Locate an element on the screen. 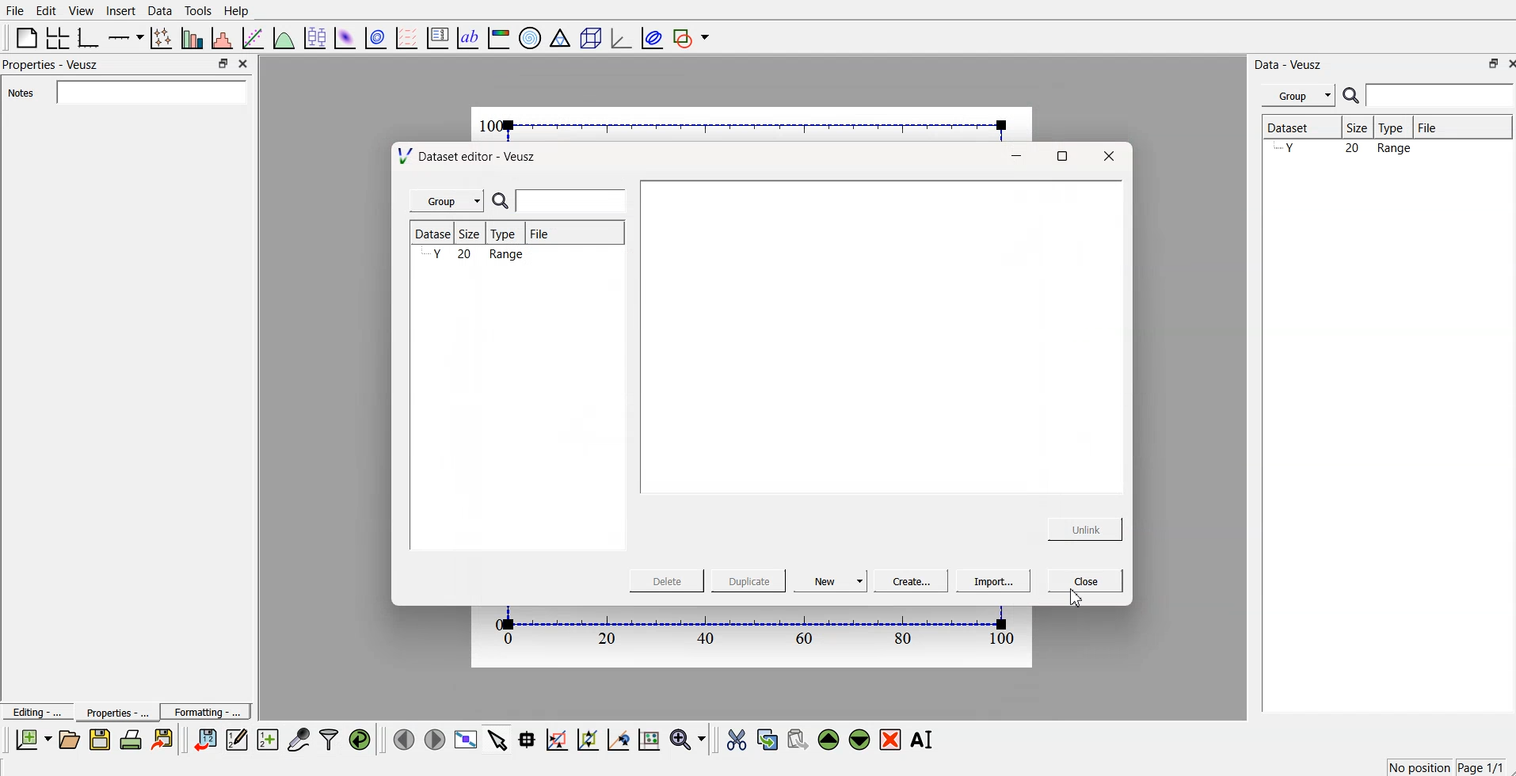 This screenshot has width=1516, height=776. Import is located at coordinates (992, 583).